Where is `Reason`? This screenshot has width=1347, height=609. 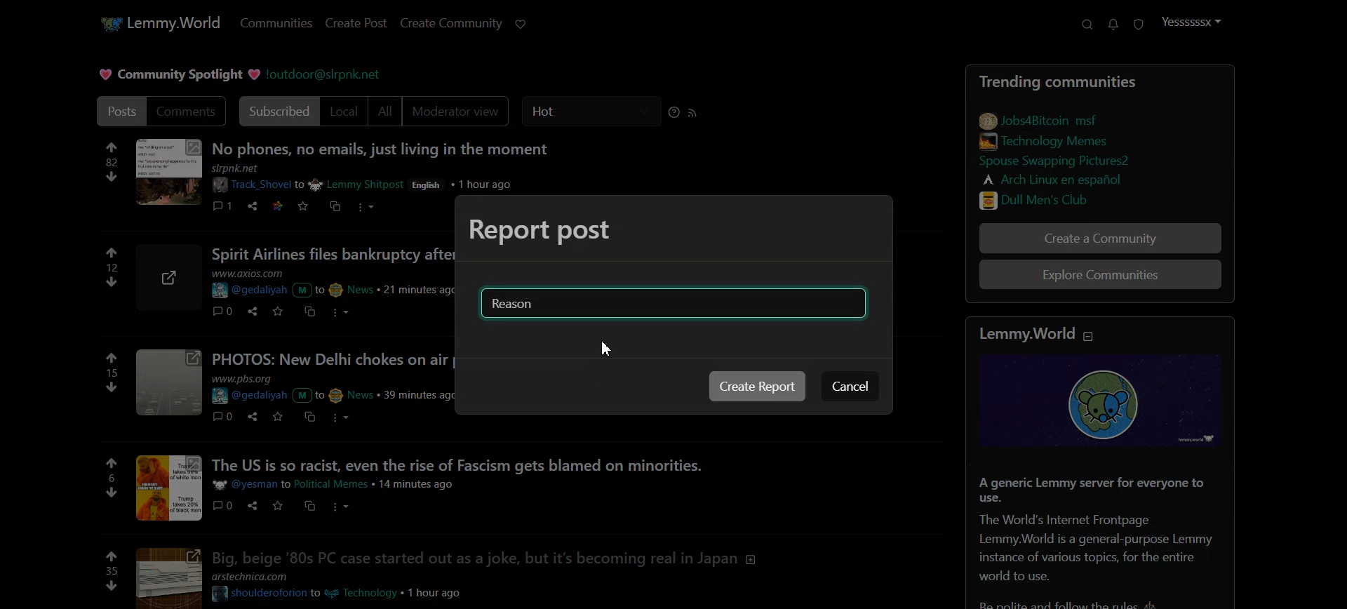 Reason is located at coordinates (681, 303).